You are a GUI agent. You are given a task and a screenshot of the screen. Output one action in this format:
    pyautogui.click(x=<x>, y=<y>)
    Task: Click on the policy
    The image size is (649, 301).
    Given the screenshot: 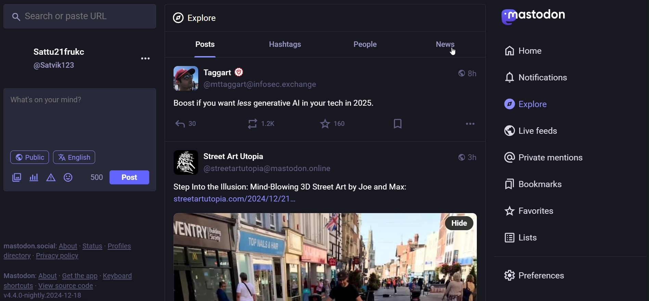 What is the action you would take?
    pyautogui.click(x=123, y=246)
    